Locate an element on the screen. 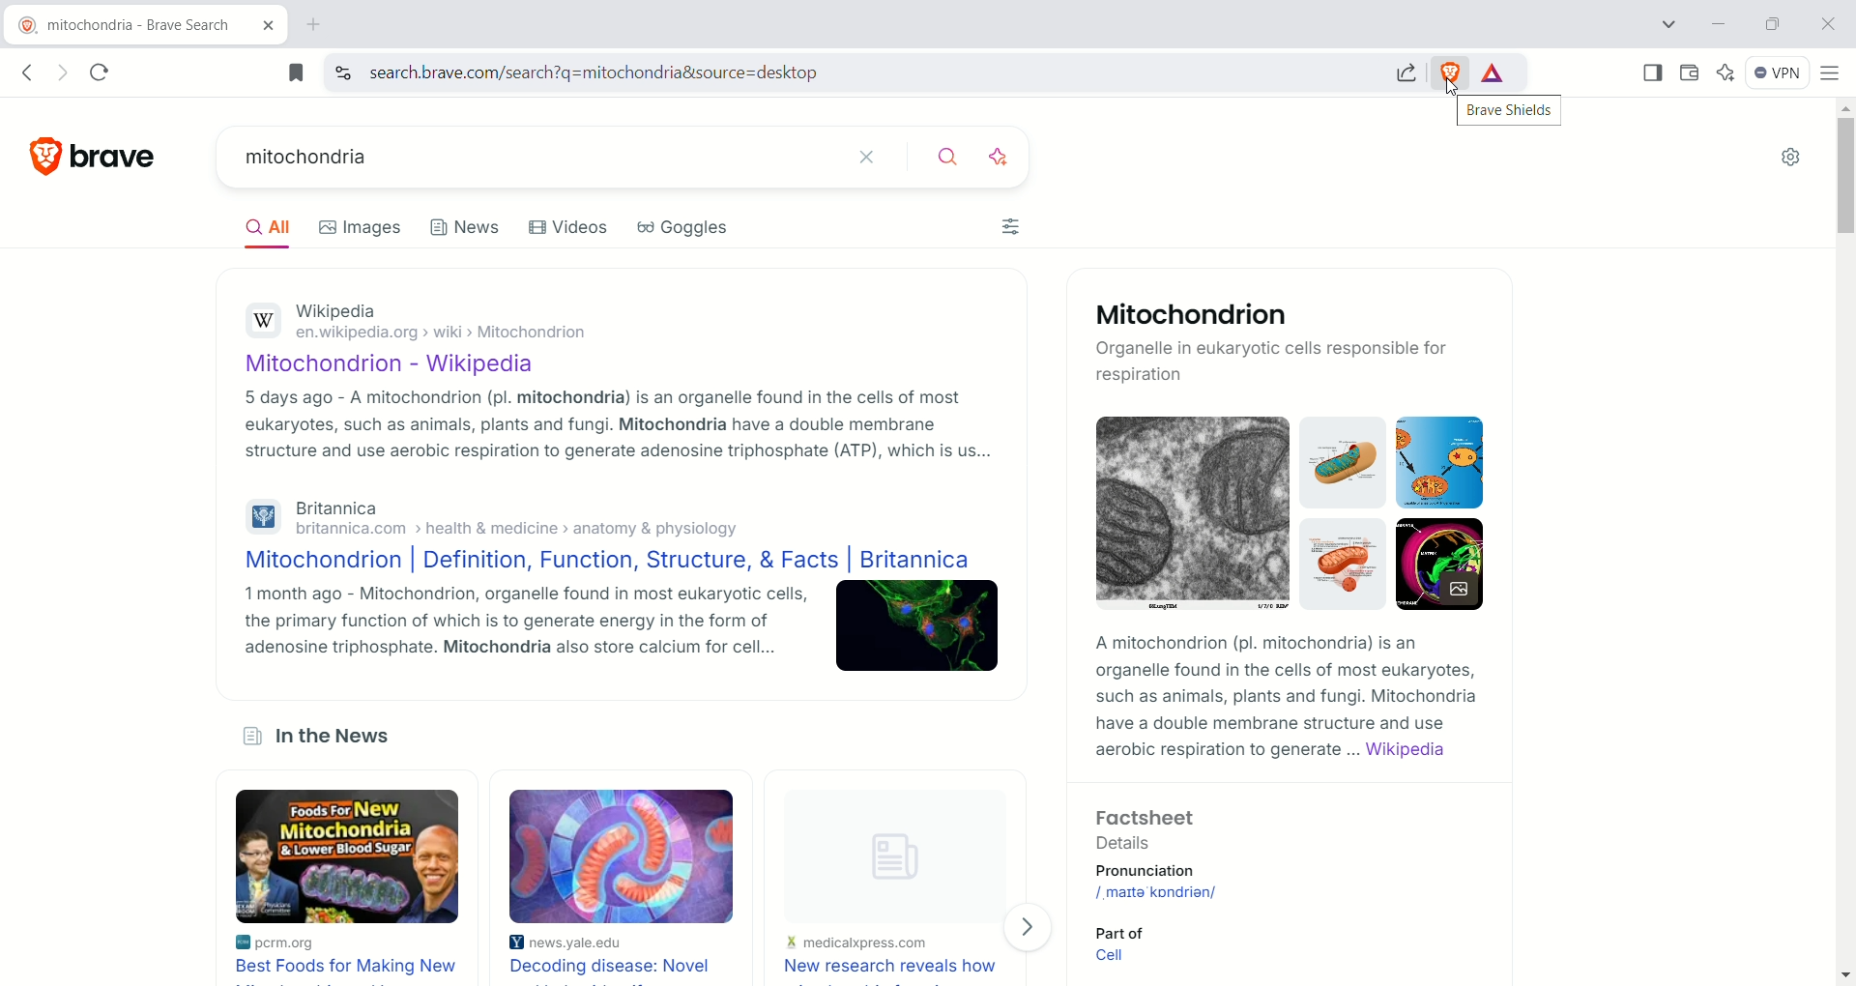 This screenshot has height=986, width=1856. Images is located at coordinates (361, 227).